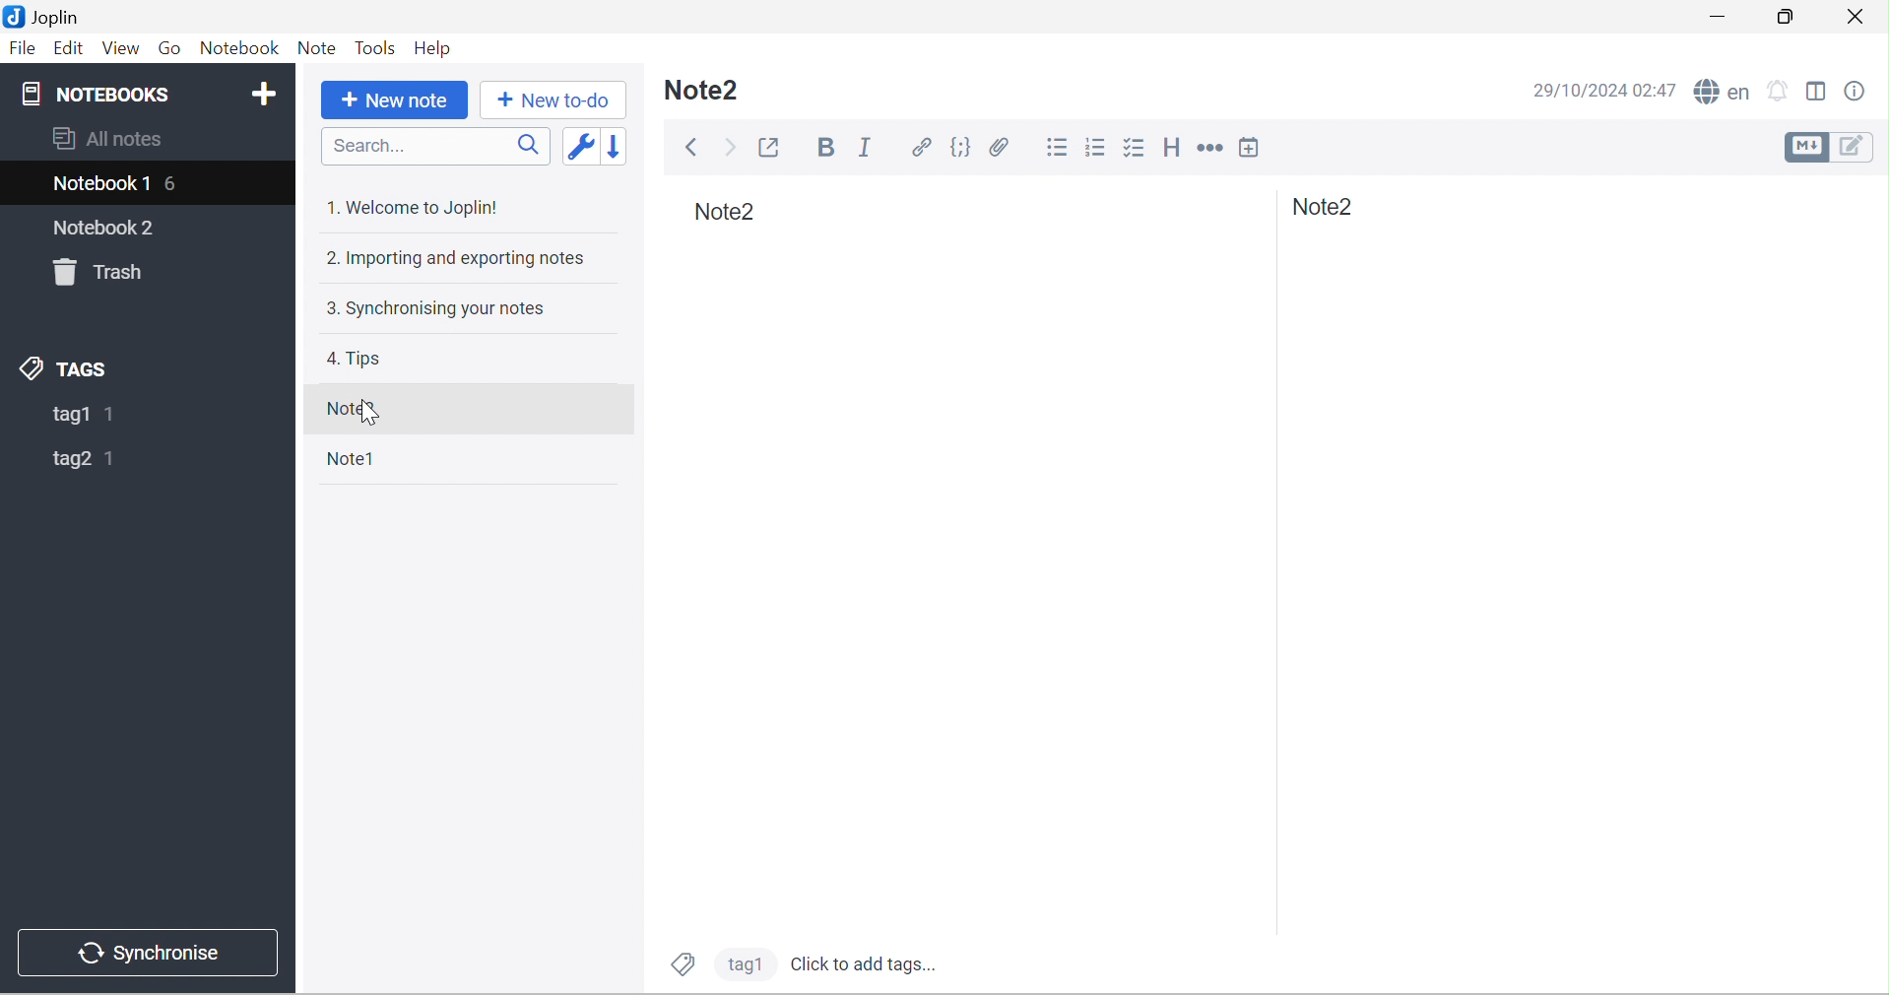 This screenshot has width=1889, height=995. I want to click on Attach file, so click(999, 147).